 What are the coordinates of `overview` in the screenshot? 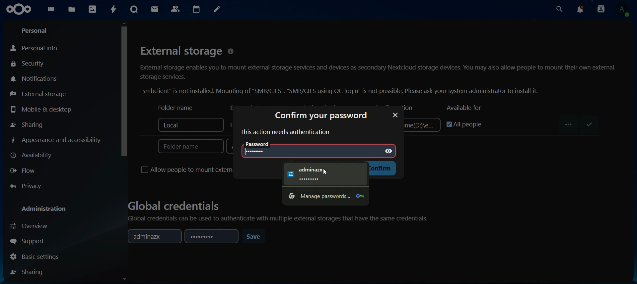 It's located at (32, 227).